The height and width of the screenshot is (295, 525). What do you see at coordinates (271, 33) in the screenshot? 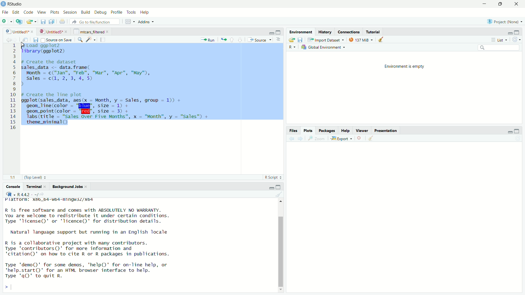
I see `minimize` at bounding box center [271, 33].